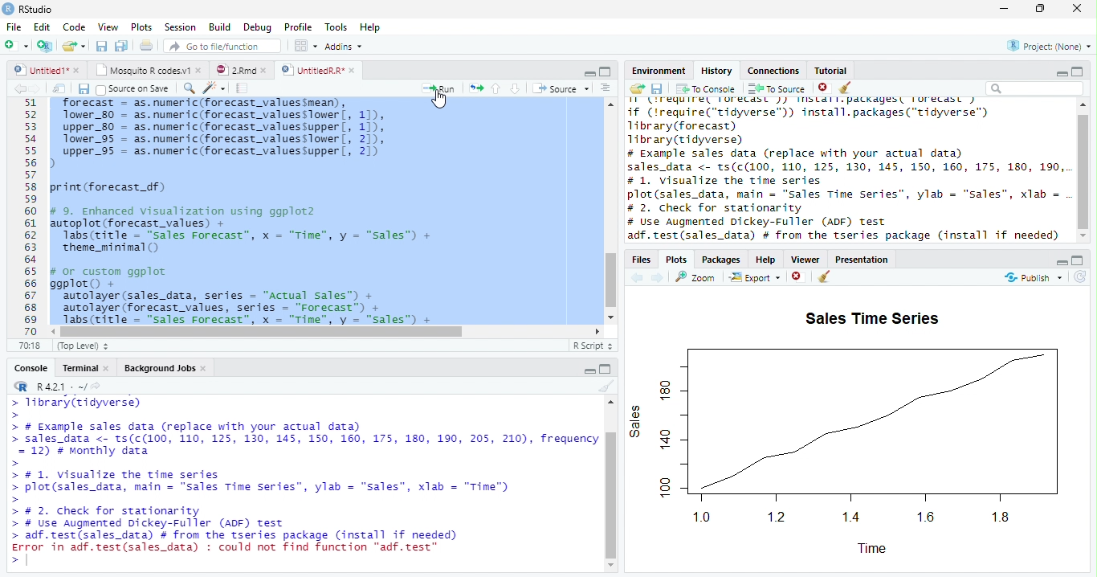 The height and width of the screenshot is (577, 1097). I want to click on View current directory, so click(97, 387).